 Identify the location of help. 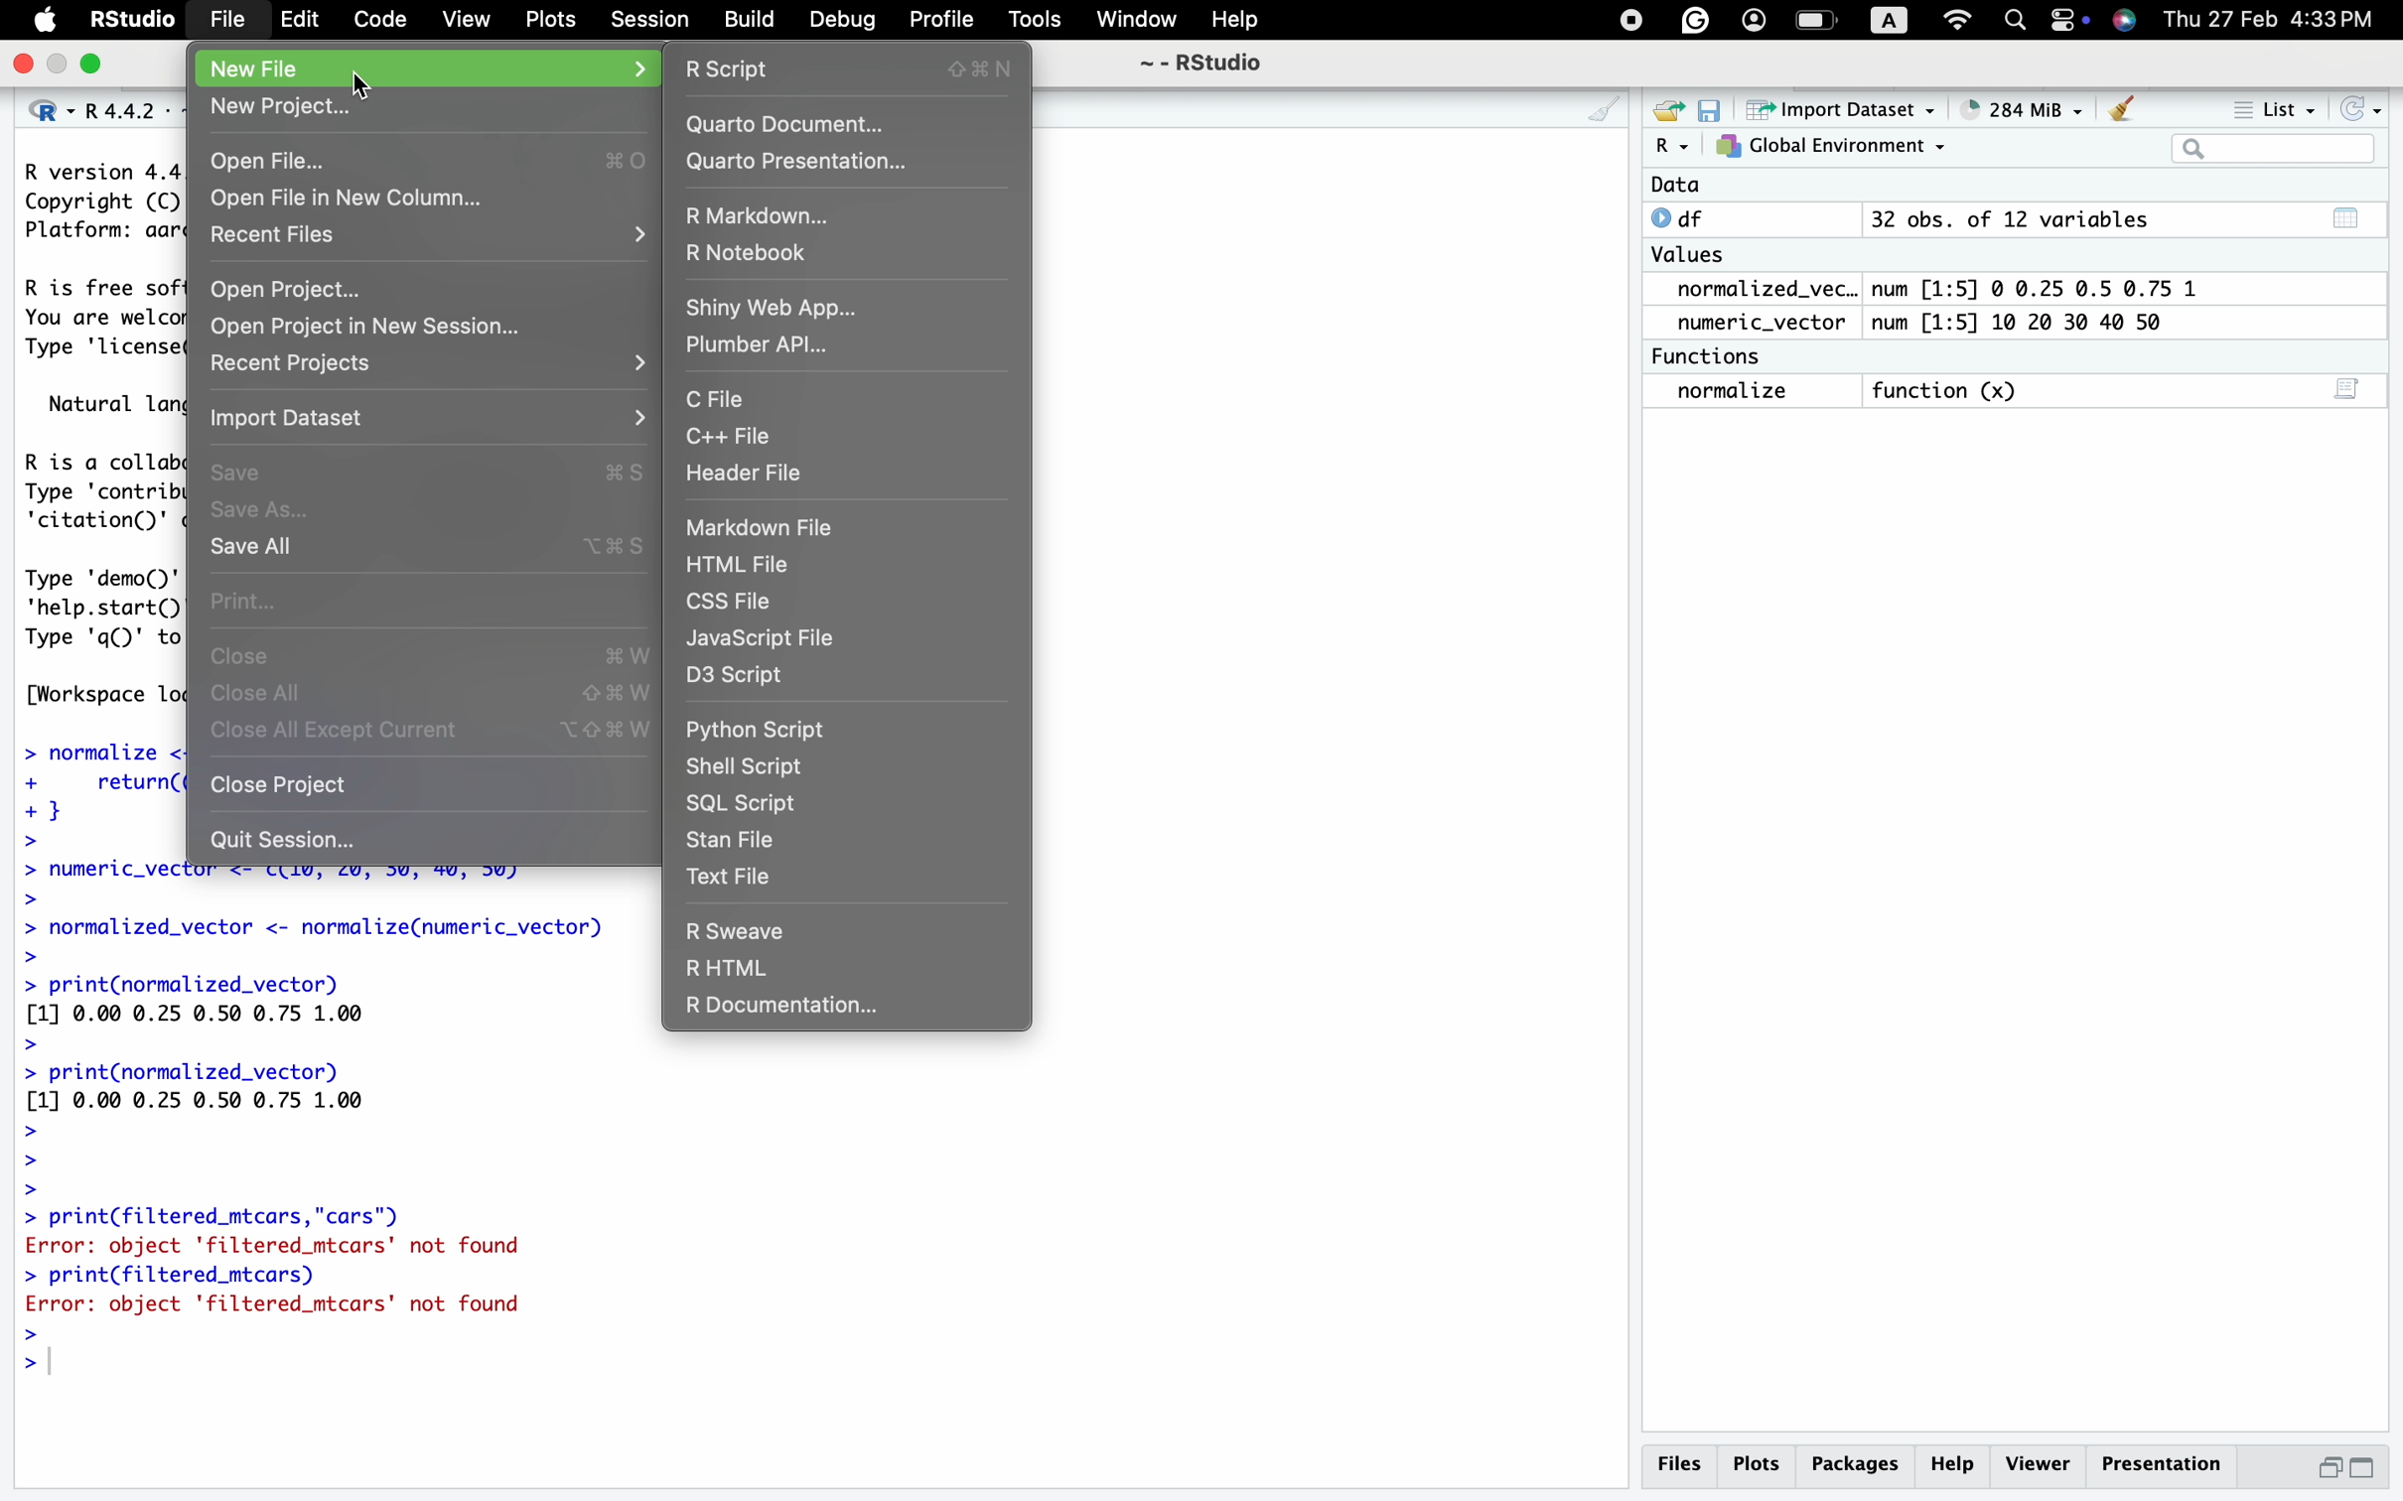
(1957, 1462).